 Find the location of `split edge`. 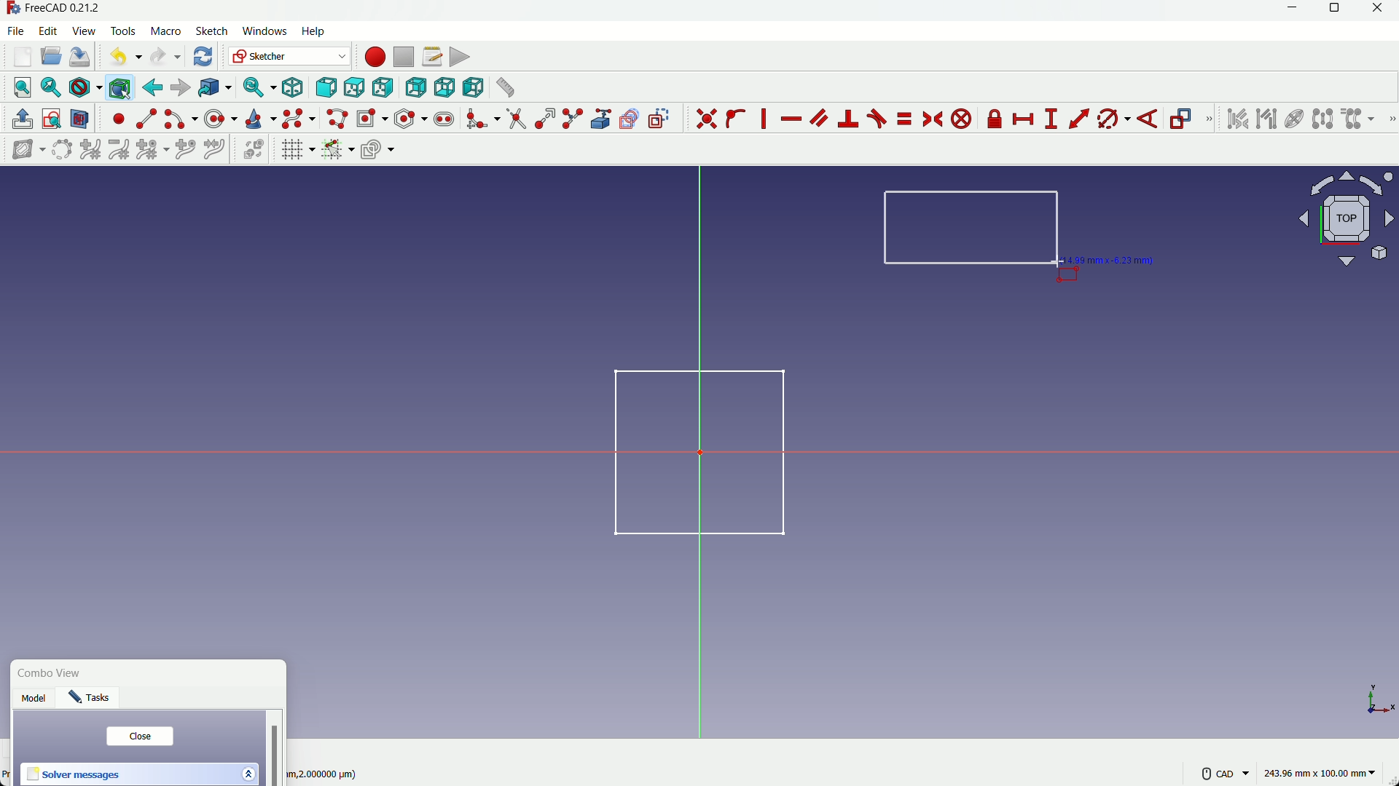

split edge is located at coordinates (574, 119).